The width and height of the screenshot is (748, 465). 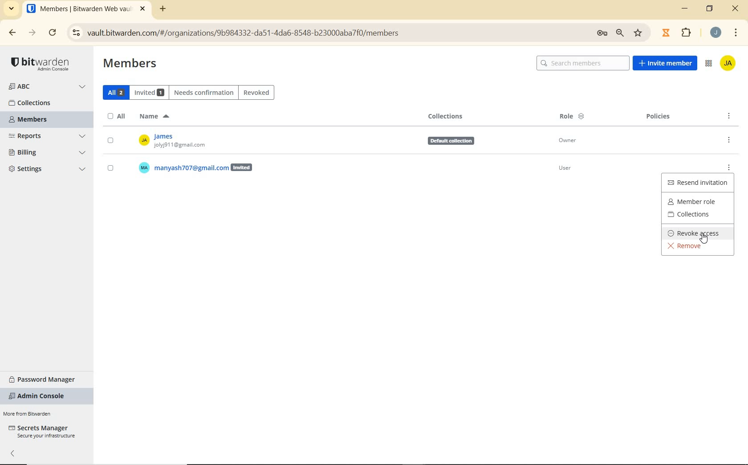 I want to click on LOGO, so click(x=42, y=63).